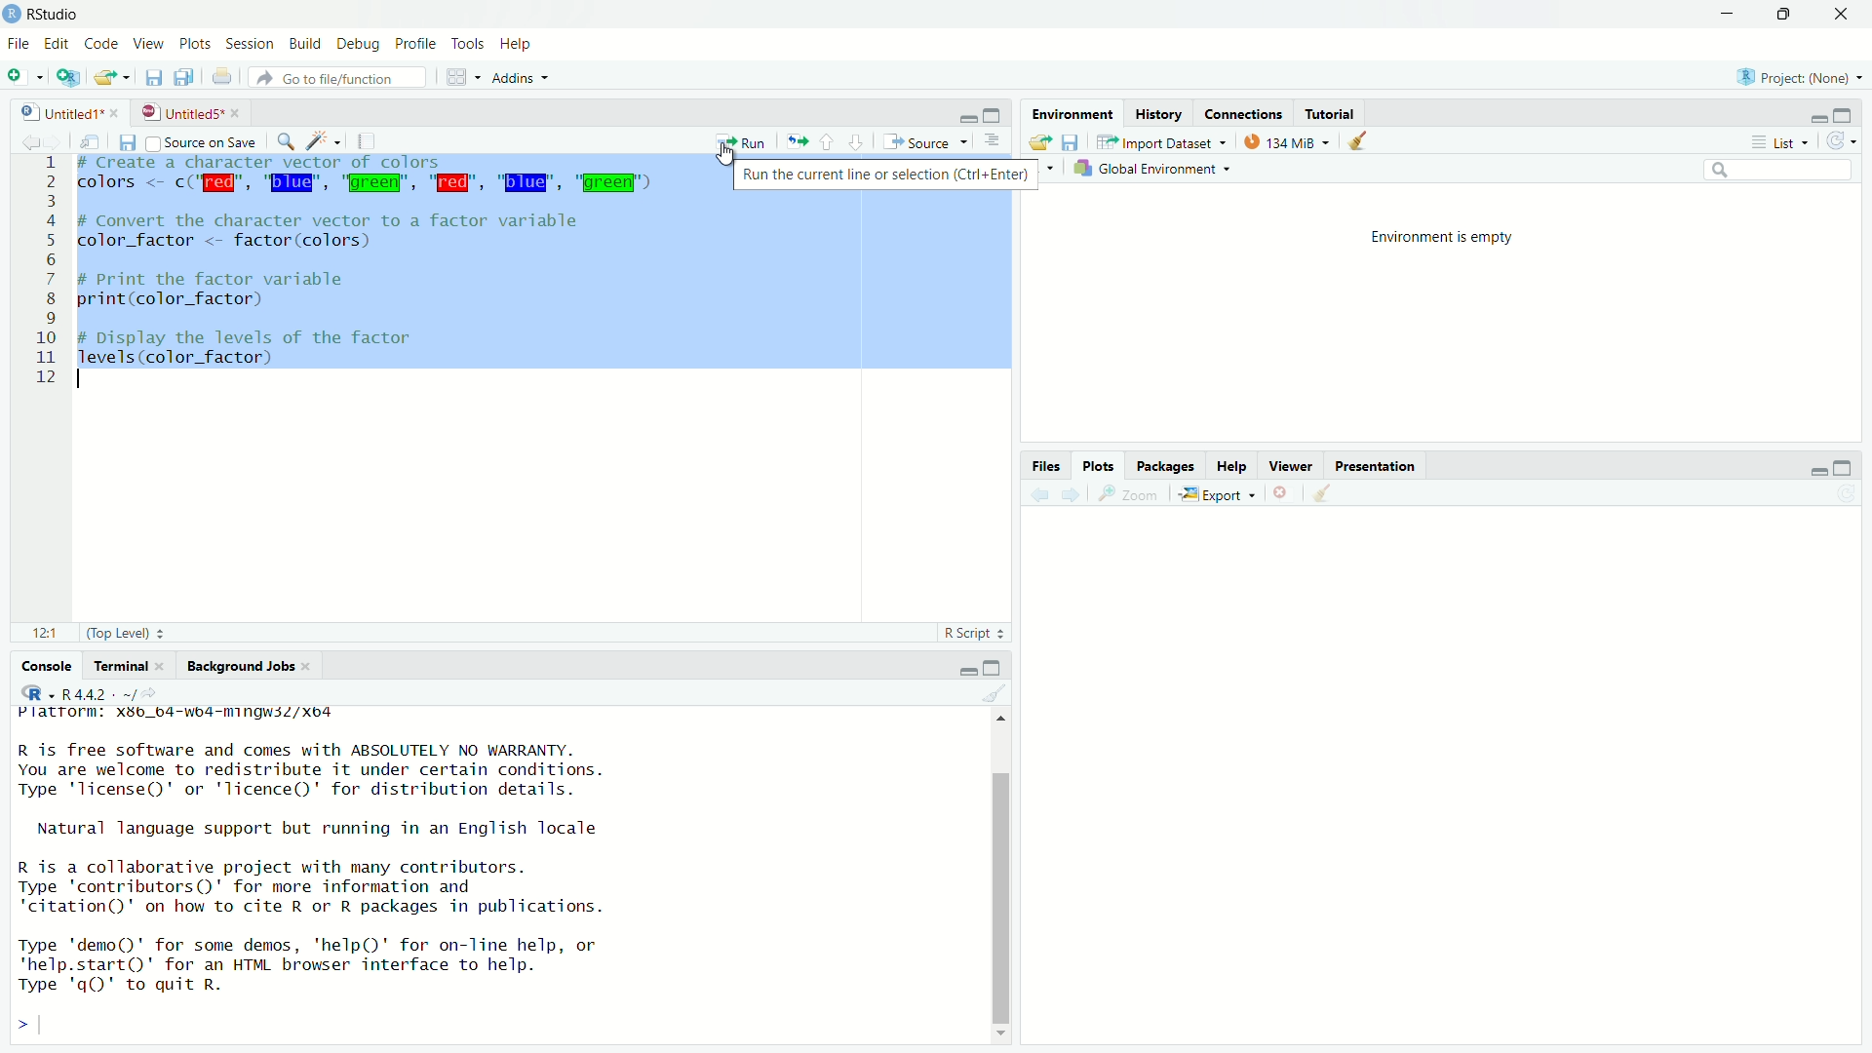 This screenshot has height=1053, width=1872. I want to click on clear console, so click(994, 693).